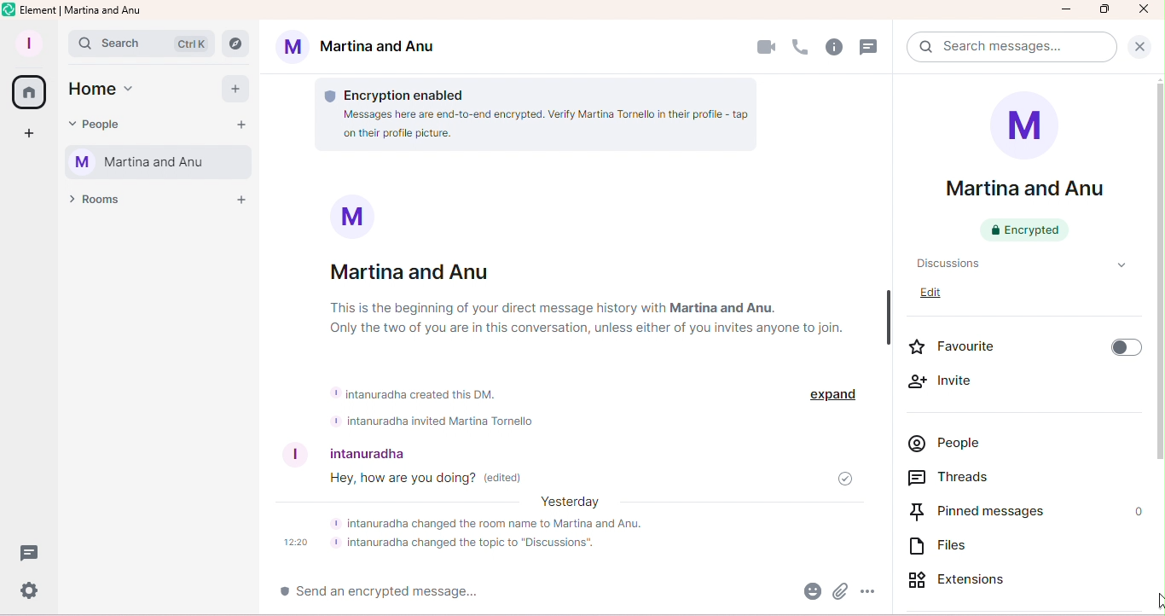 The height and width of the screenshot is (616, 1165). Describe the element at coordinates (830, 395) in the screenshot. I see `expand` at that location.